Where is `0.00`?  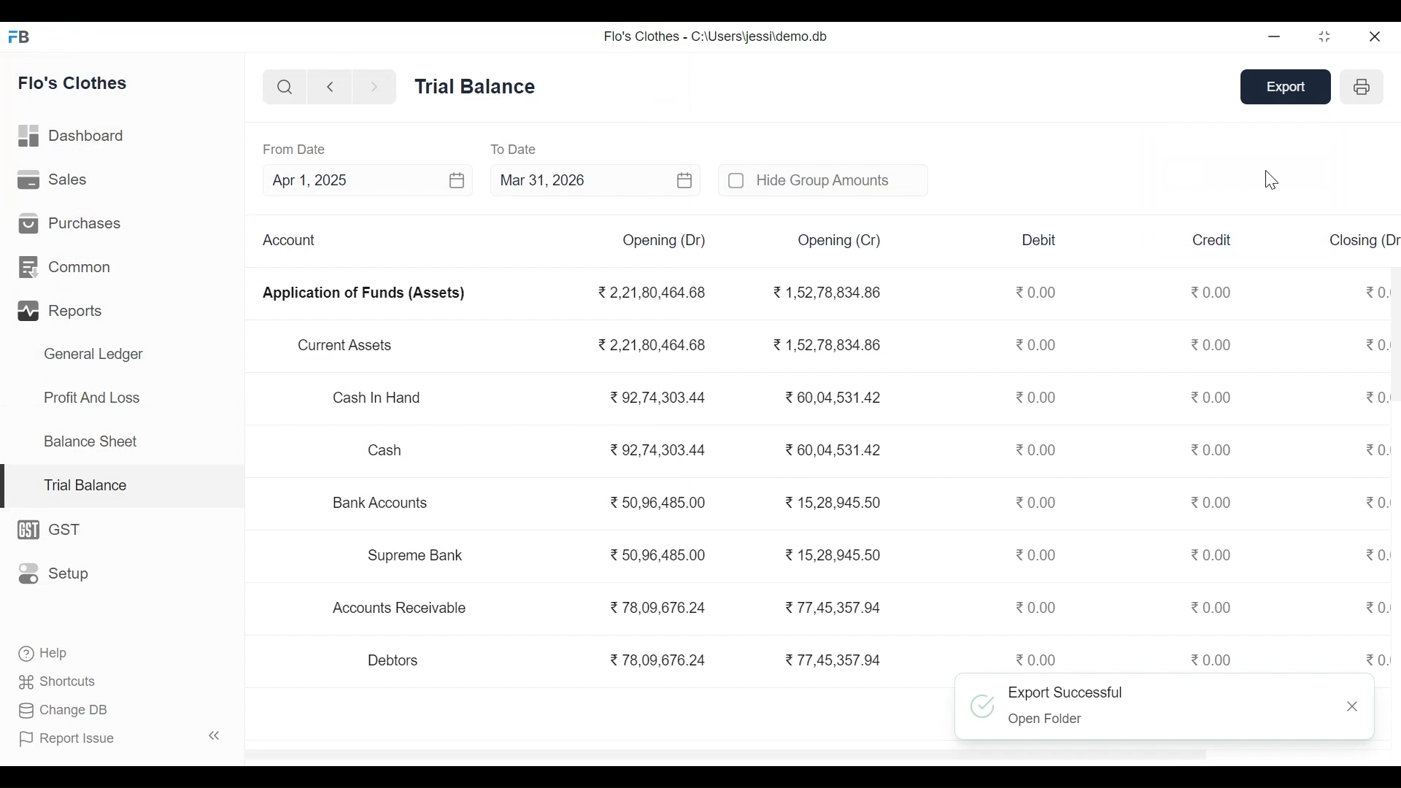 0.00 is located at coordinates (1213, 501).